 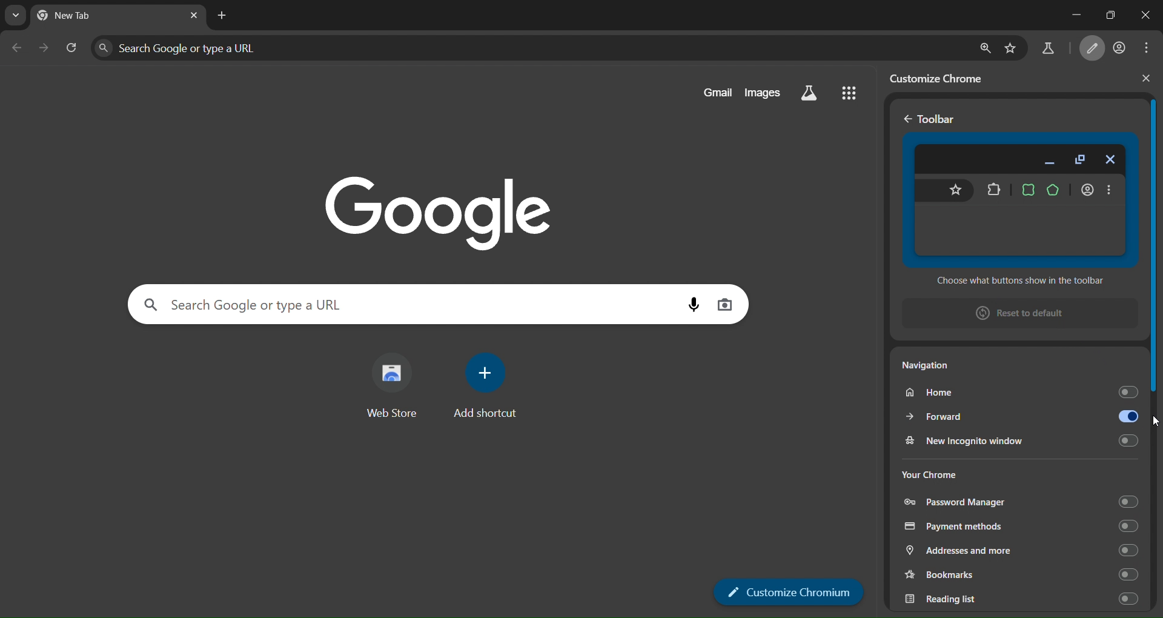 What do you see at coordinates (194, 15) in the screenshot?
I see `close tab` at bounding box center [194, 15].